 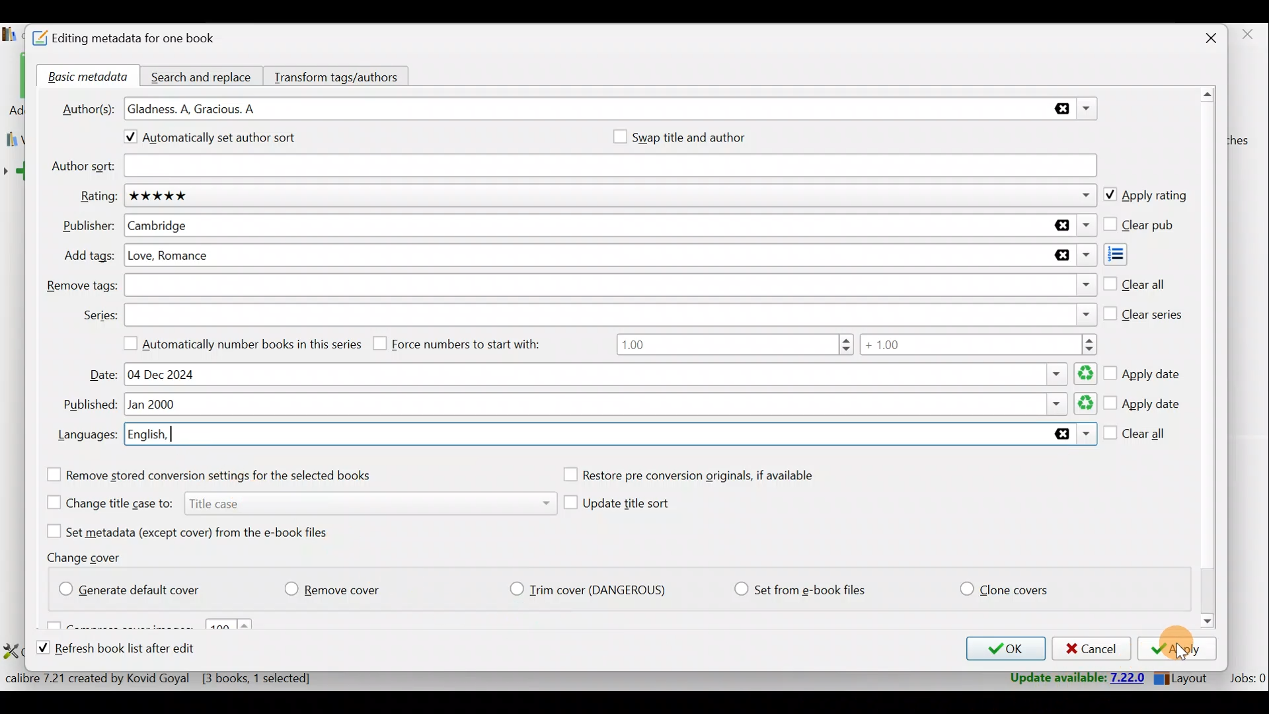 What do you see at coordinates (183, 678) in the screenshot?
I see `Statistics` at bounding box center [183, 678].